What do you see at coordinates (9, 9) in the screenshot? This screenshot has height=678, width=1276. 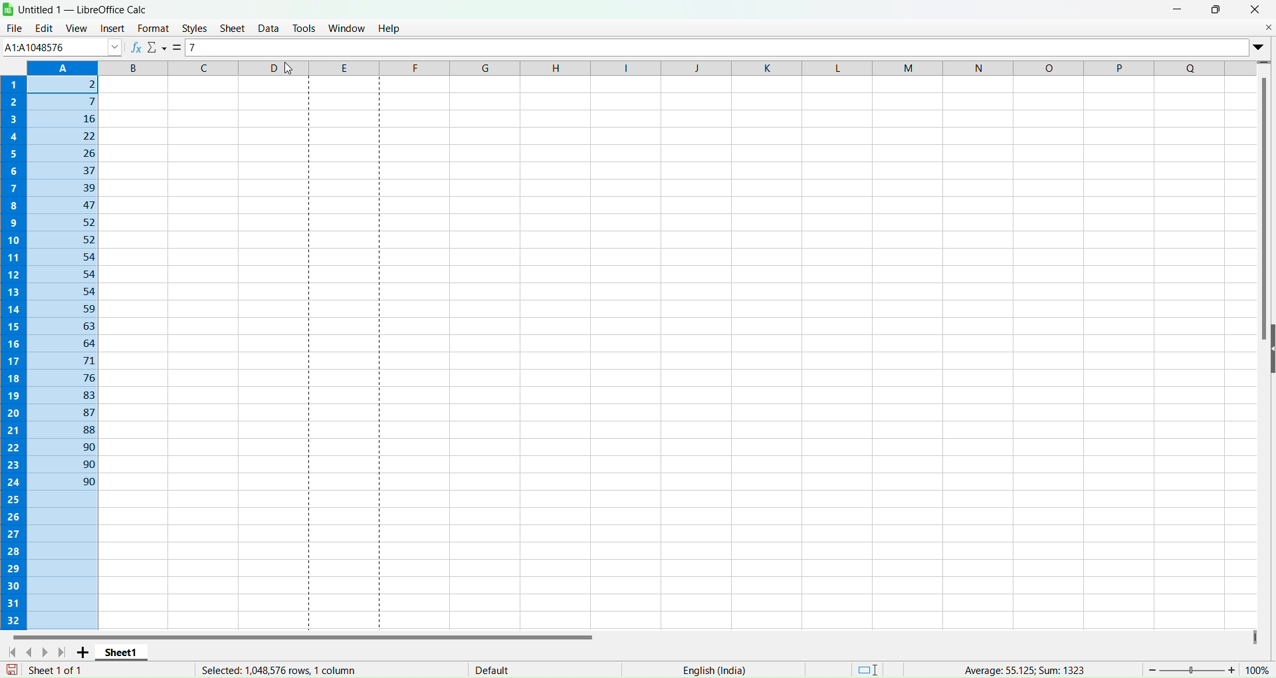 I see `Logo` at bounding box center [9, 9].